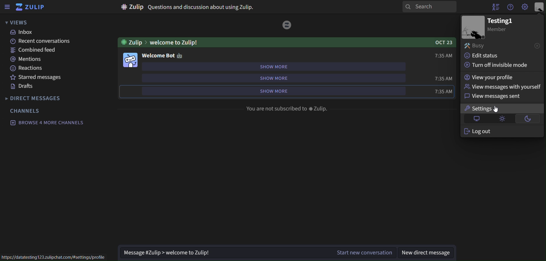 The image size is (546, 261). Describe the element at coordinates (499, 66) in the screenshot. I see `turn off invisible mode` at that location.